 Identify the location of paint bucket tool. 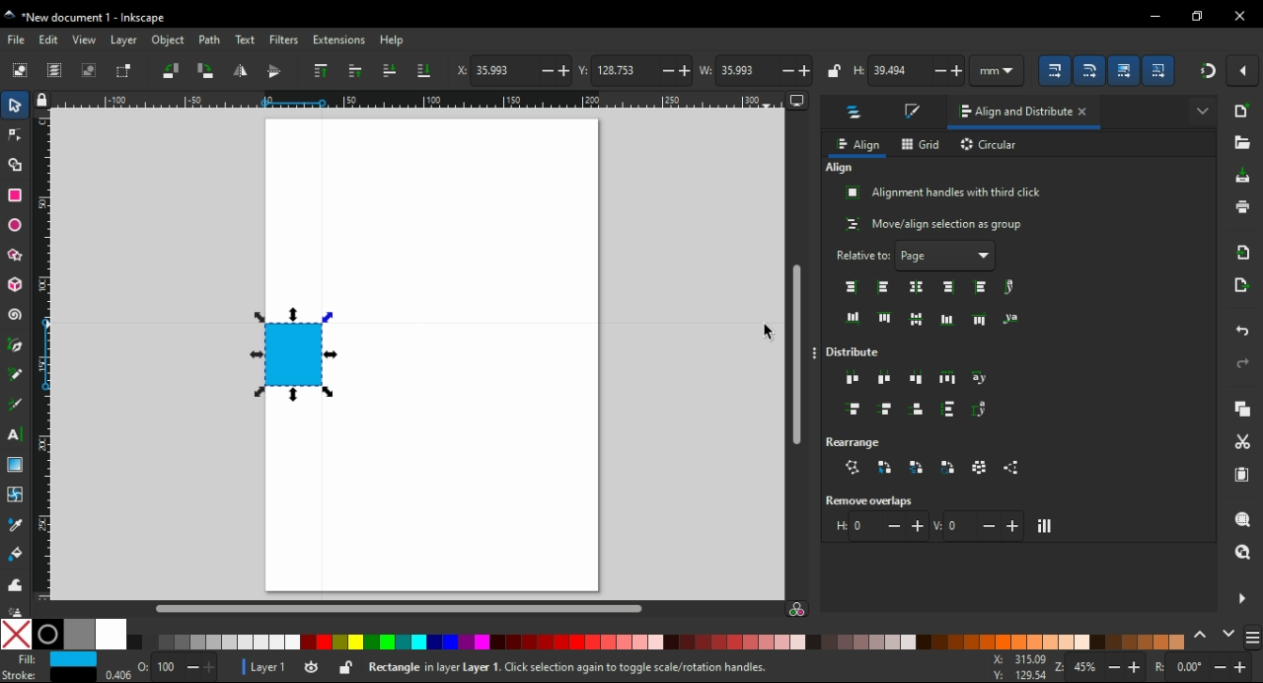
(16, 554).